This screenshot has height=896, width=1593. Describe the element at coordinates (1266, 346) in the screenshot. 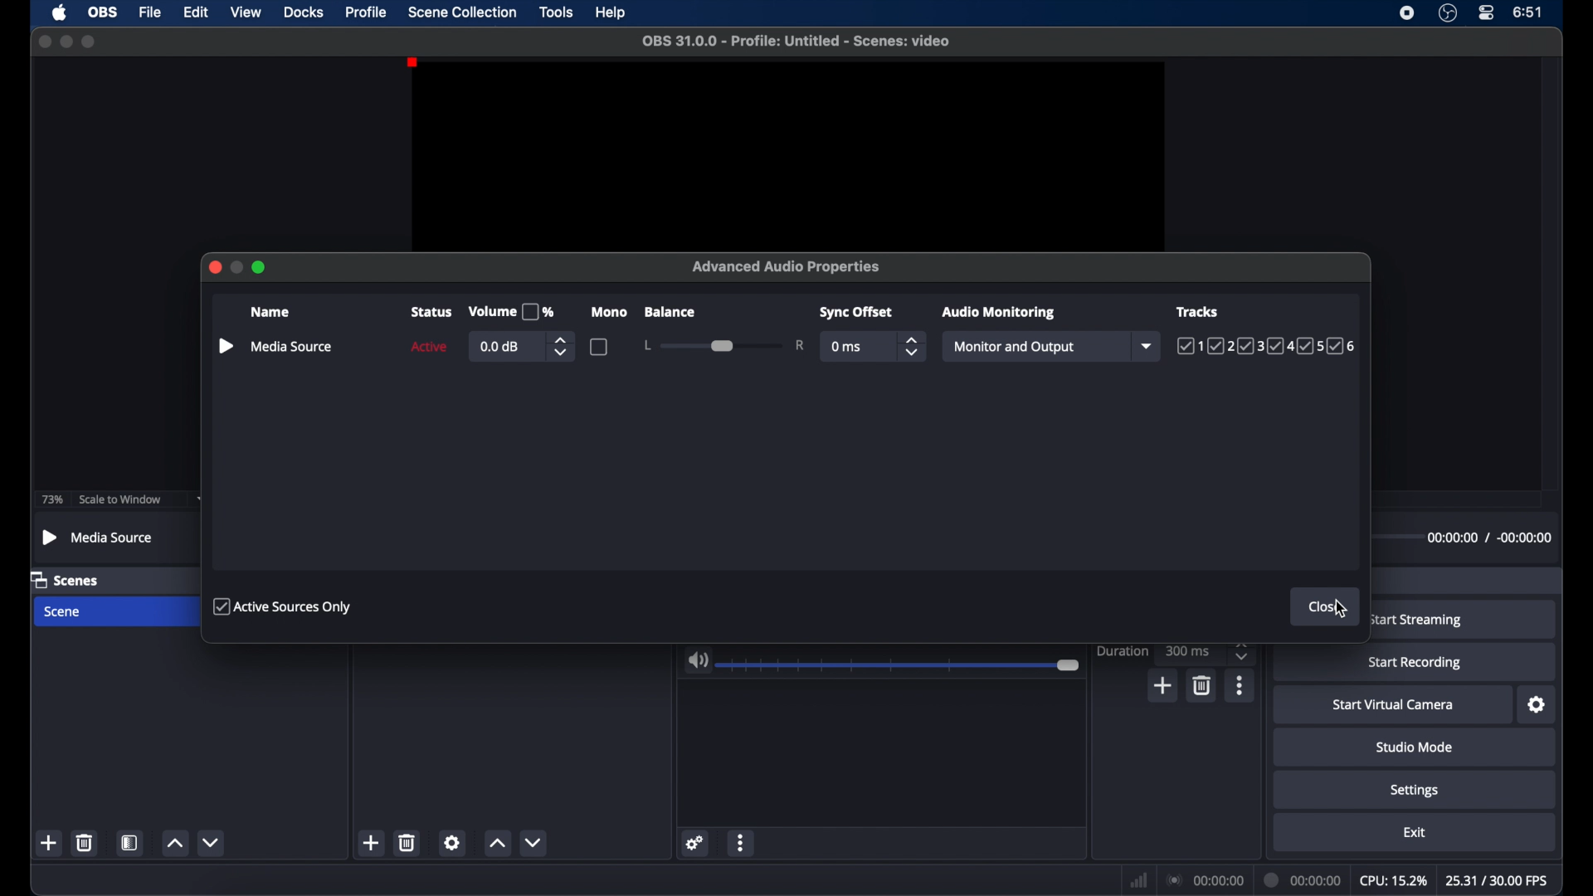

I see `tracks` at that location.